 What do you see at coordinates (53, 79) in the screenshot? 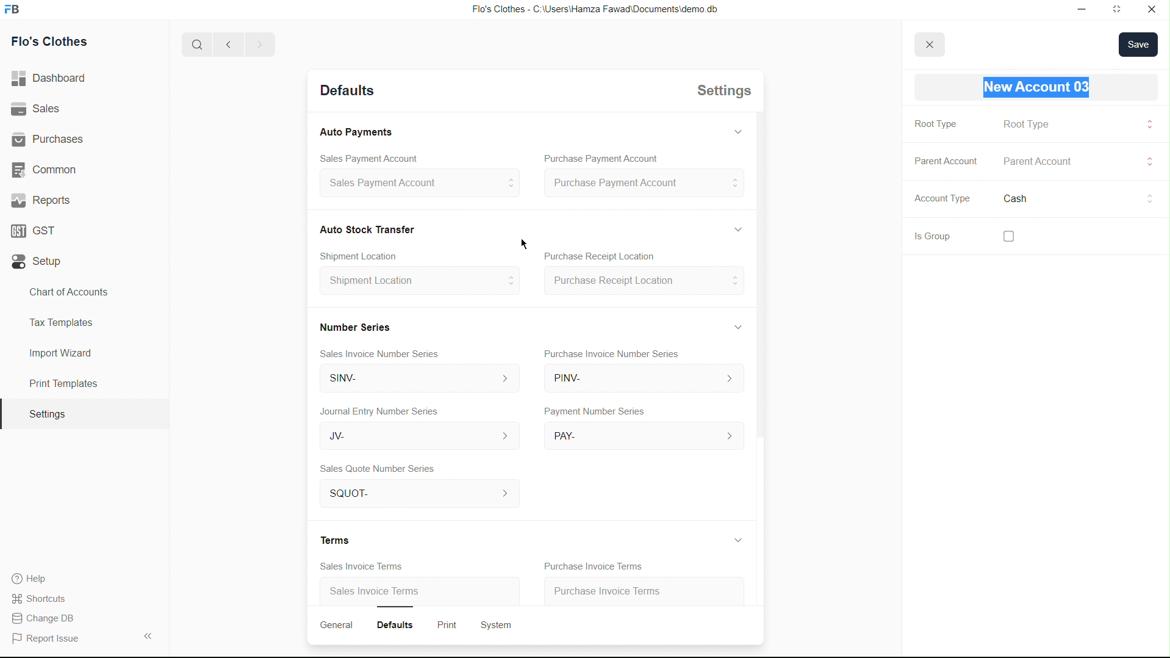
I see `Dashboard` at bounding box center [53, 79].